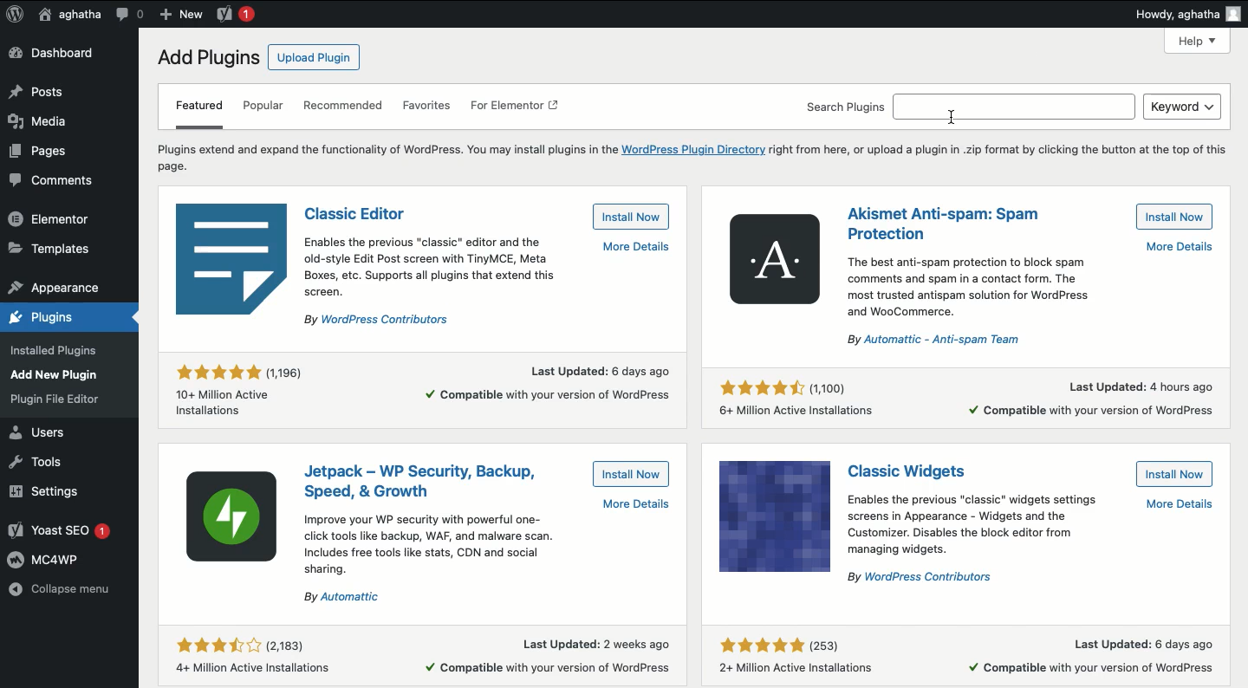 Image resolution: width=1248 pixels, height=688 pixels. Describe the element at coordinates (914, 471) in the screenshot. I see `Plugin` at that location.